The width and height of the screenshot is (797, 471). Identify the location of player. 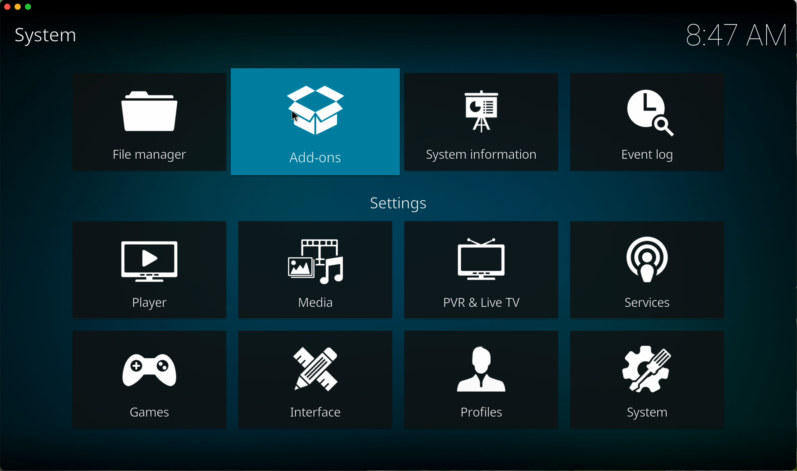
(152, 270).